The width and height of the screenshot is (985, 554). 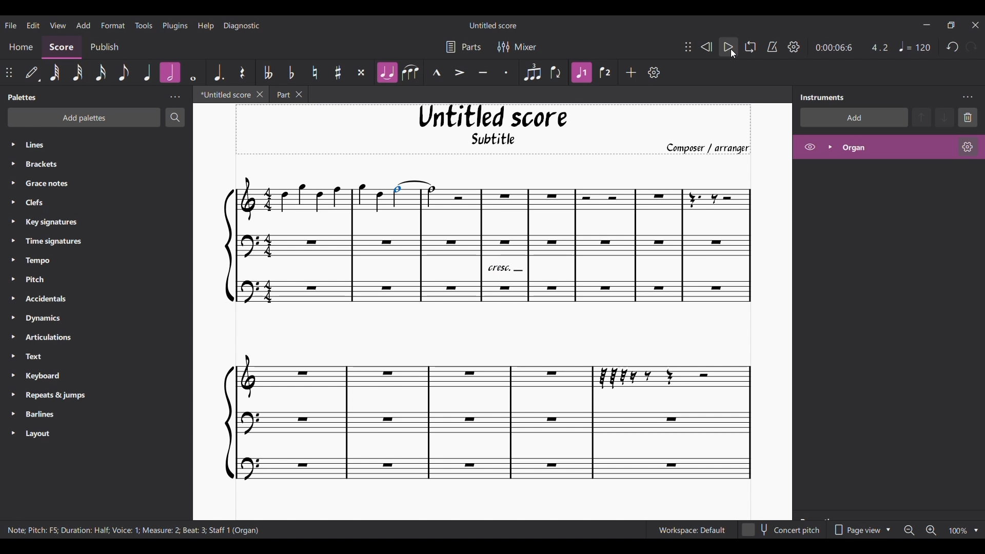 What do you see at coordinates (581, 72) in the screenshot?
I see `Voice 1` at bounding box center [581, 72].